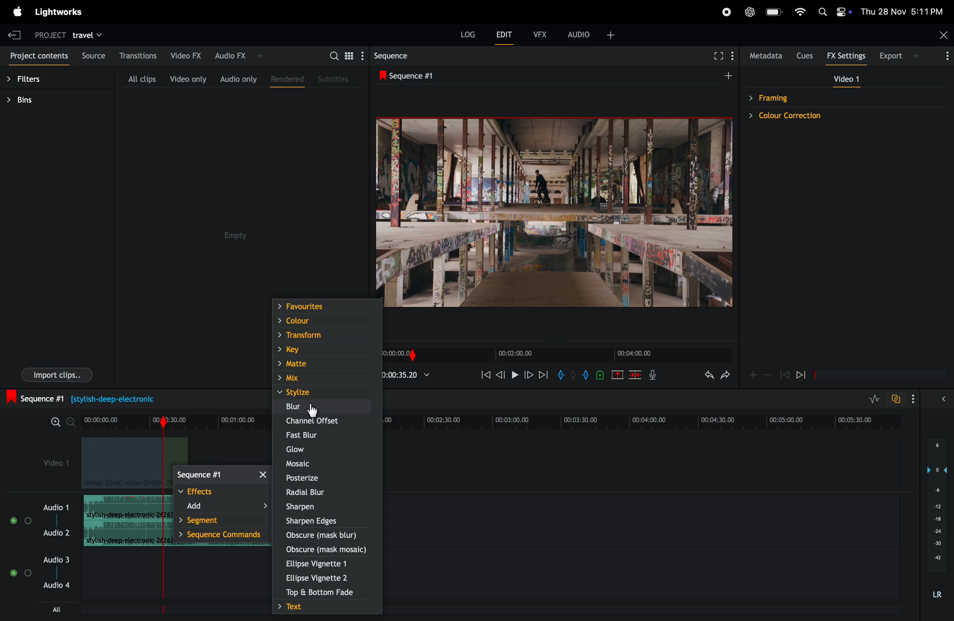 The width and height of the screenshot is (954, 621). I want to click on next frame, so click(529, 375).